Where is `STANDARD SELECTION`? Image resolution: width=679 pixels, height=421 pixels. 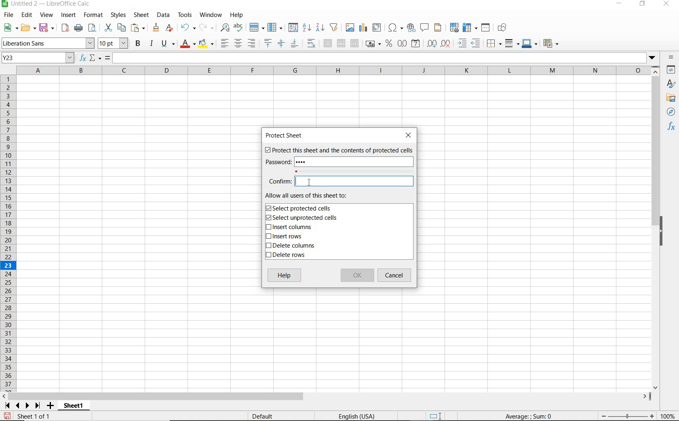 STANDARD SELECTION is located at coordinates (436, 416).